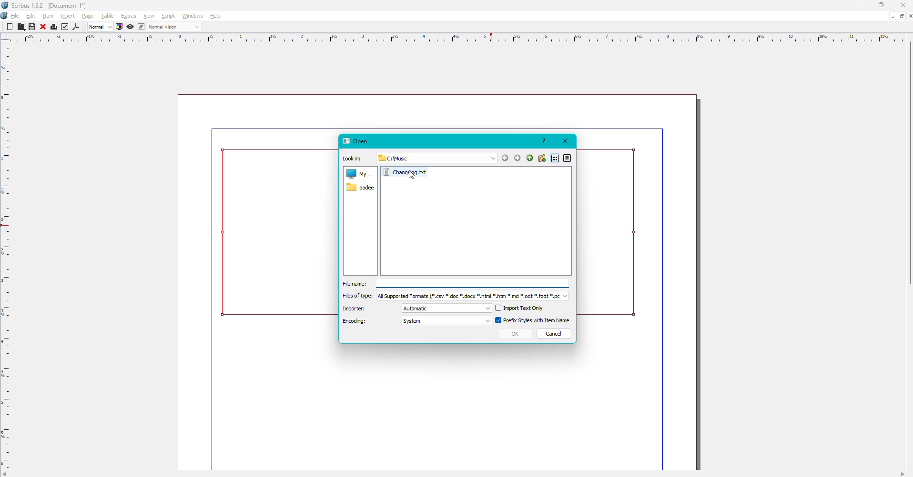 The width and height of the screenshot is (913, 477). I want to click on Close, so click(904, 6).